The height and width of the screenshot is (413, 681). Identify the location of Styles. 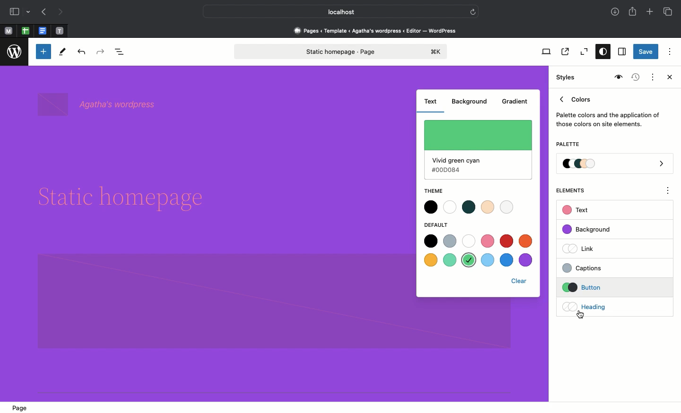
(601, 52).